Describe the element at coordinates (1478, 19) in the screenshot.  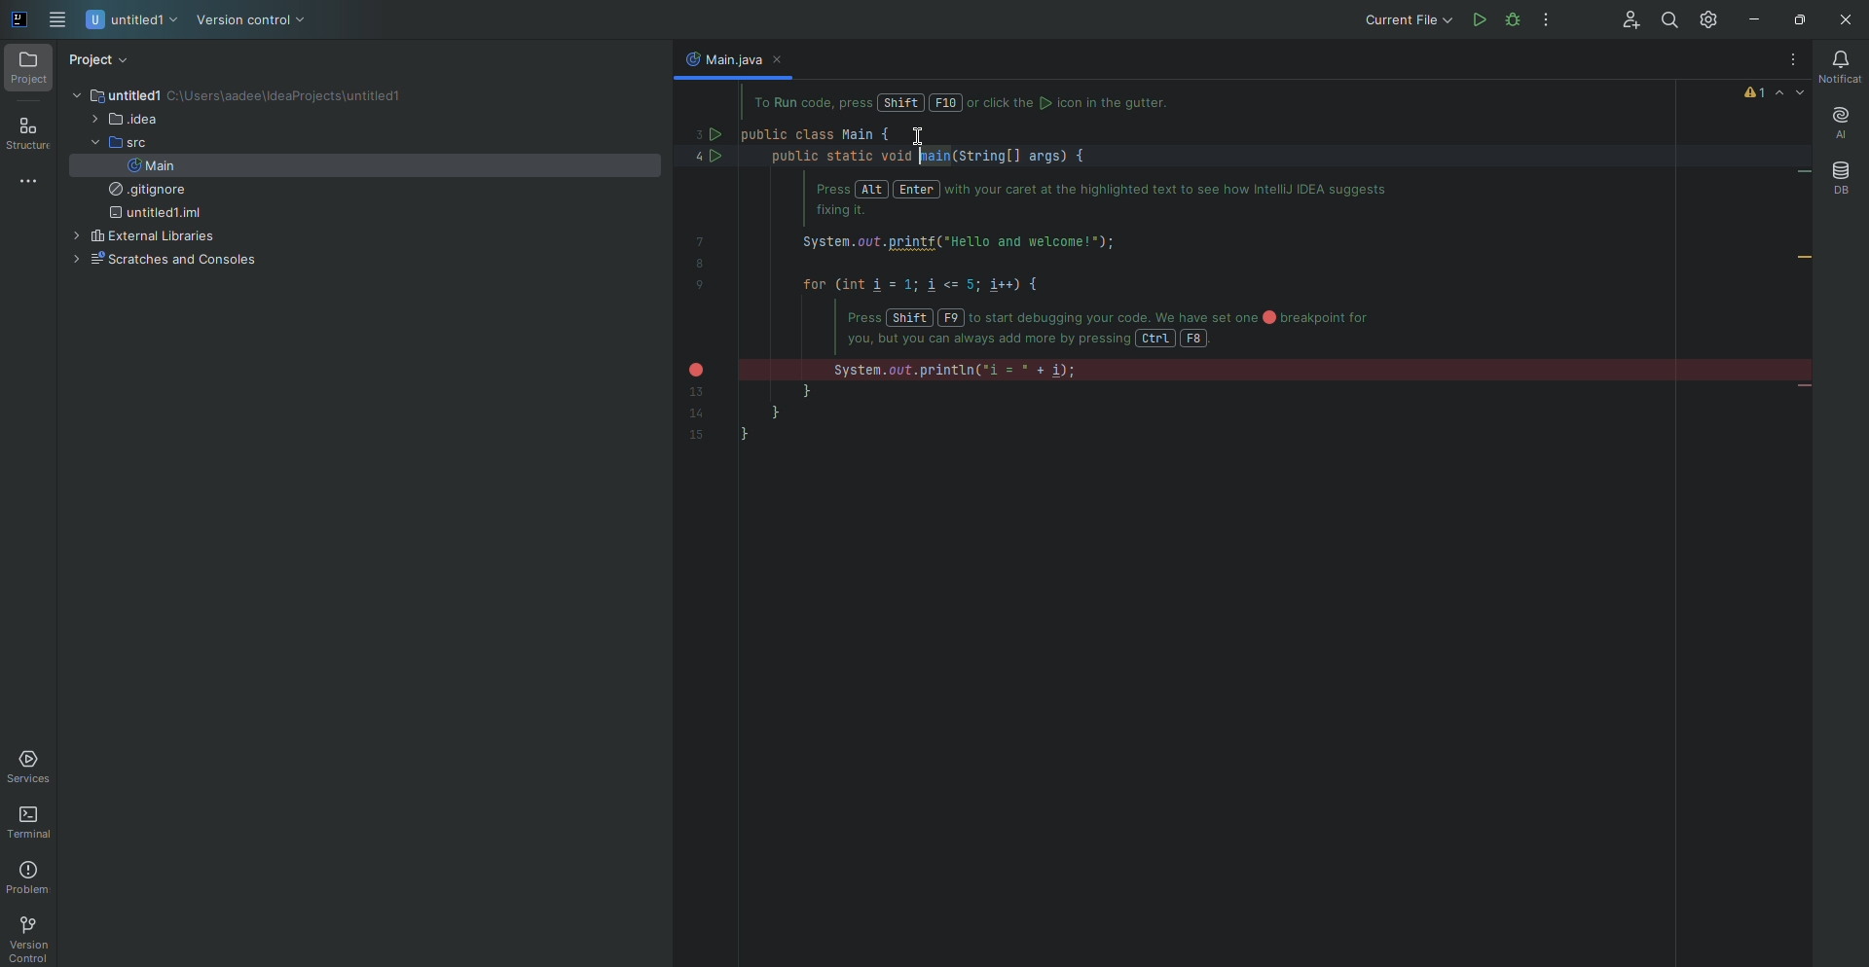
I see `Run Code` at that location.